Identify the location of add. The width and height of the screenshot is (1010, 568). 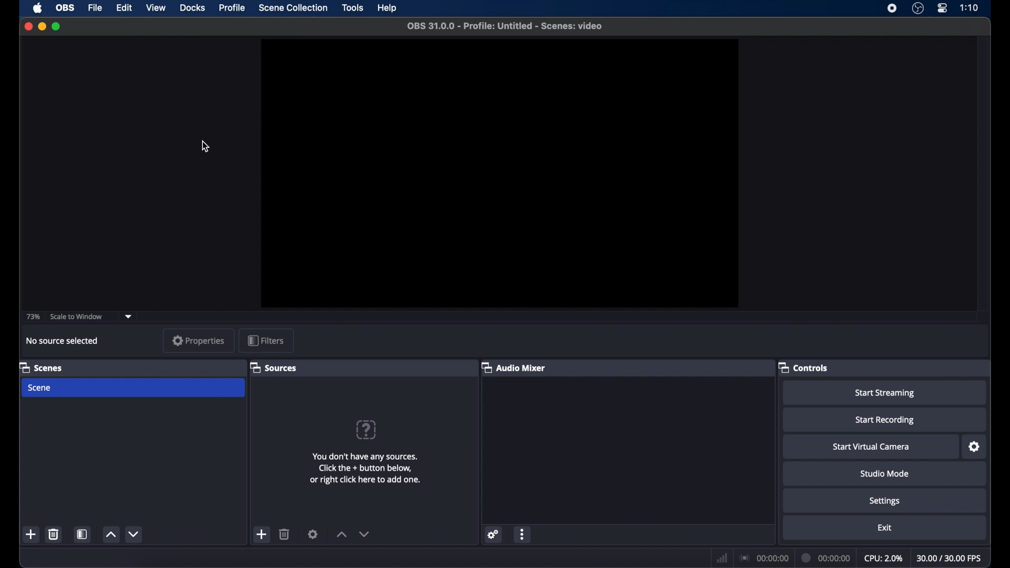
(32, 534).